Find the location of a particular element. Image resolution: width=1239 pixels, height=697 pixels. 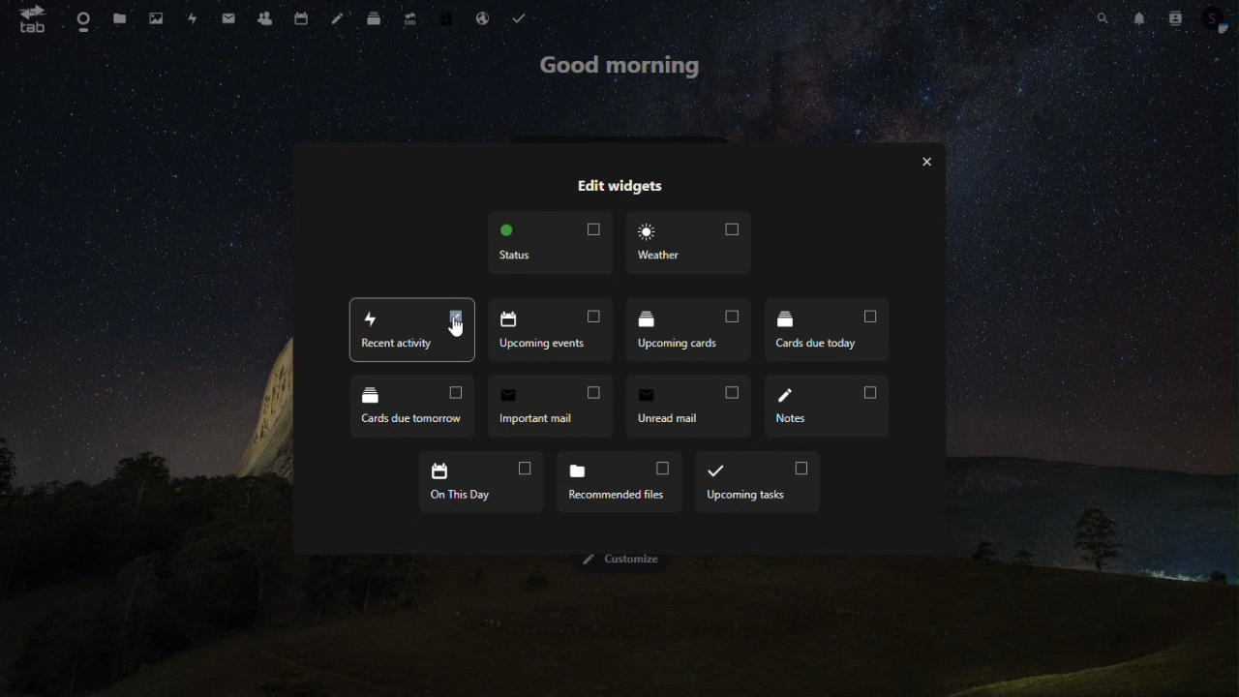

important mail is located at coordinates (555, 405).